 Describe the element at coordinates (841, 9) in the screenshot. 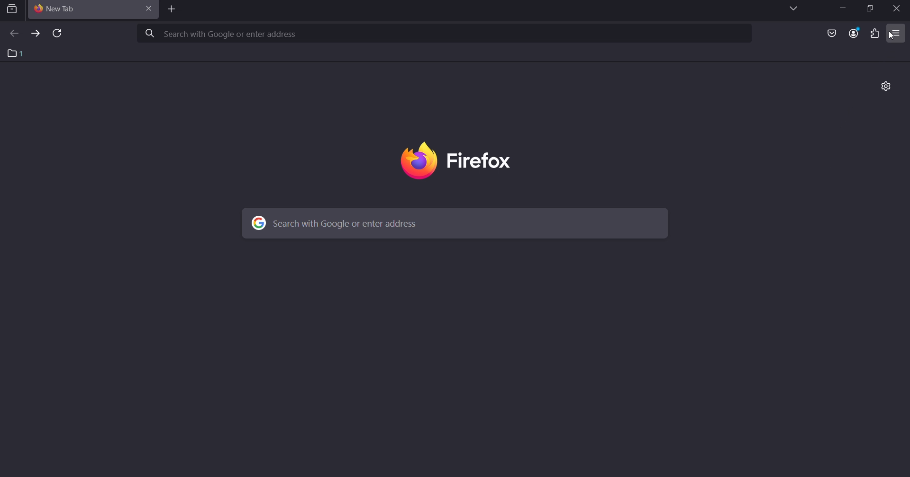

I see `minimize` at that location.